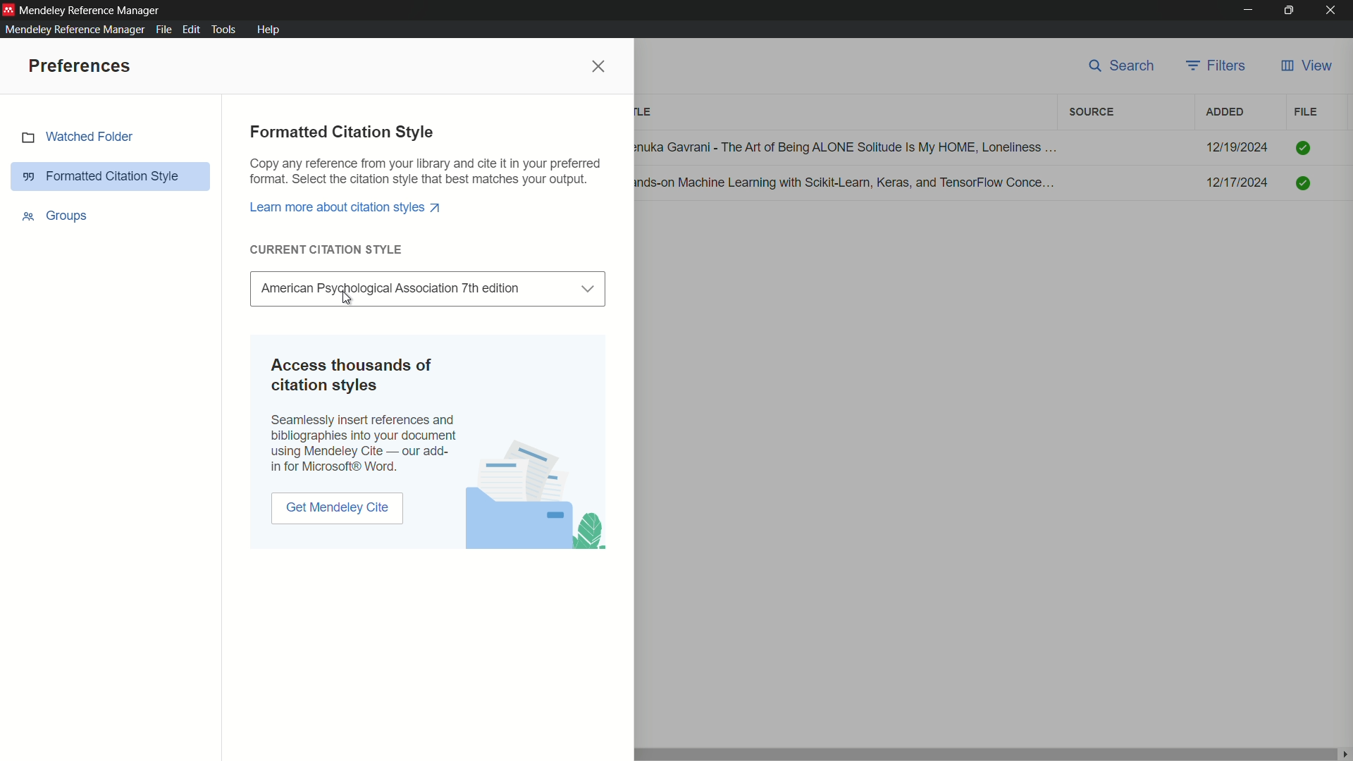 This screenshot has height=761, width=1353. Describe the element at coordinates (428, 288) in the screenshot. I see `Select Citation Style` at that location.